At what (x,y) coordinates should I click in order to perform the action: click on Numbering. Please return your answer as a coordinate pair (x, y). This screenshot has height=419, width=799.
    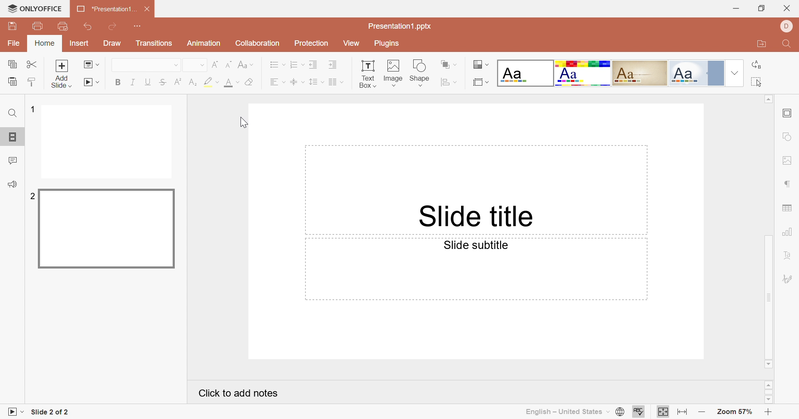
    Looking at the image, I should click on (296, 64).